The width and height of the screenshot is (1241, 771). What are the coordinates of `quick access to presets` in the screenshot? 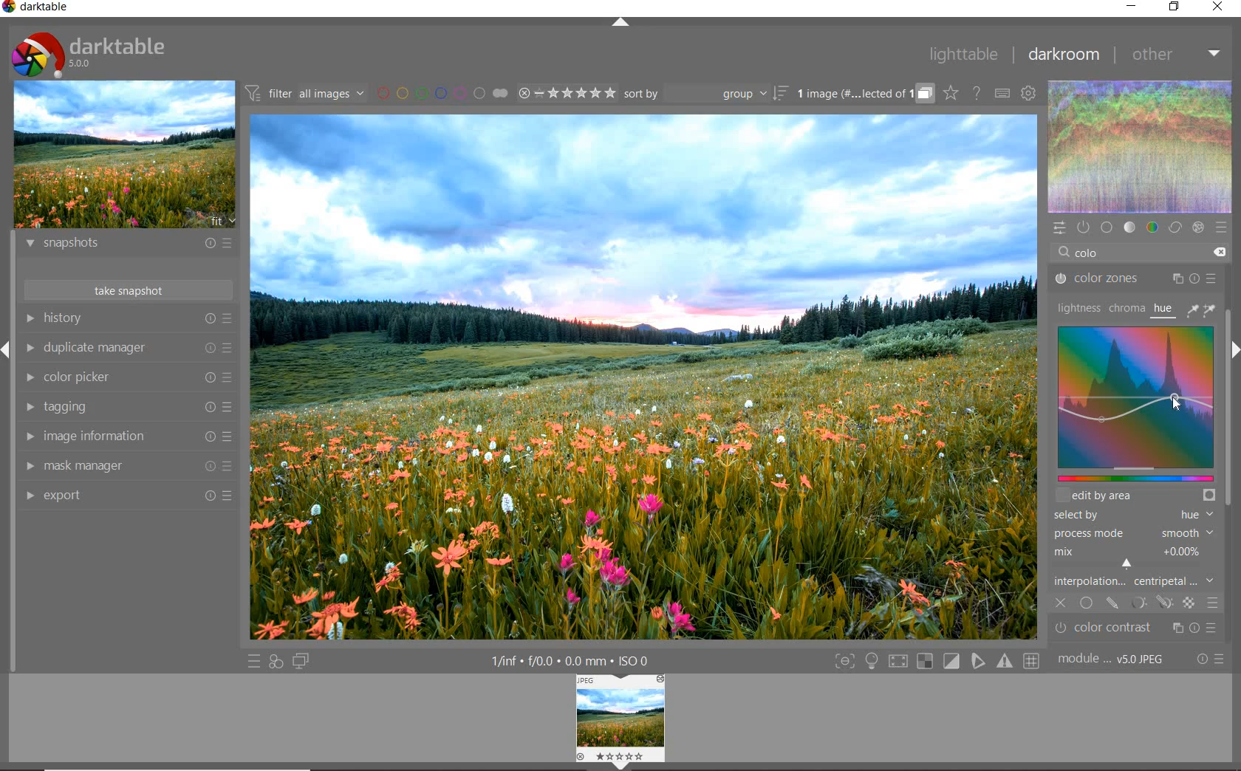 It's located at (255, 662).